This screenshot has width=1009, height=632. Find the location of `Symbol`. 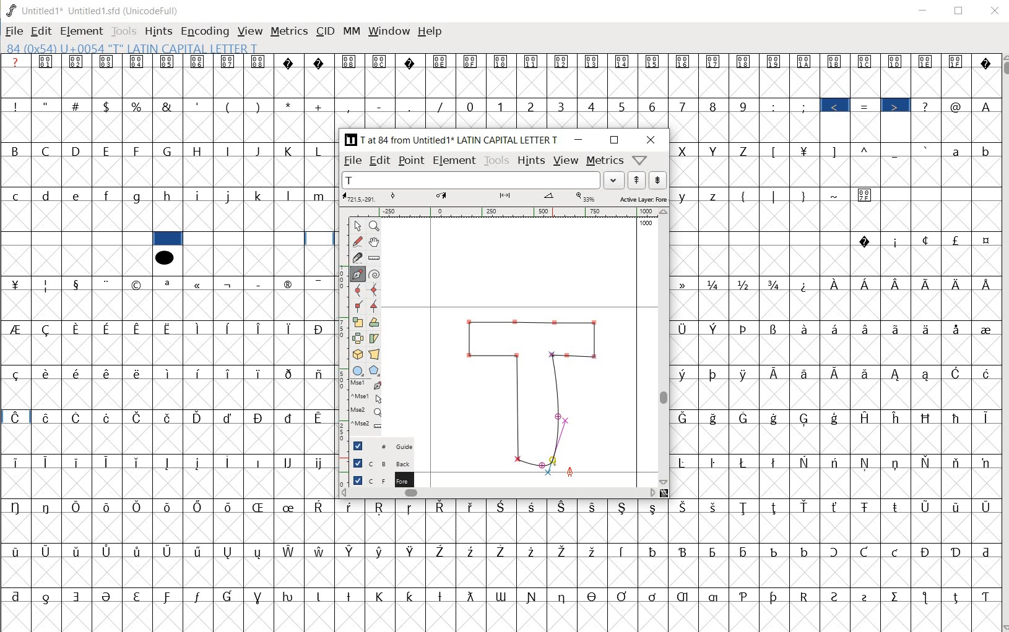

Symbol is located at coordinates (928, 417).